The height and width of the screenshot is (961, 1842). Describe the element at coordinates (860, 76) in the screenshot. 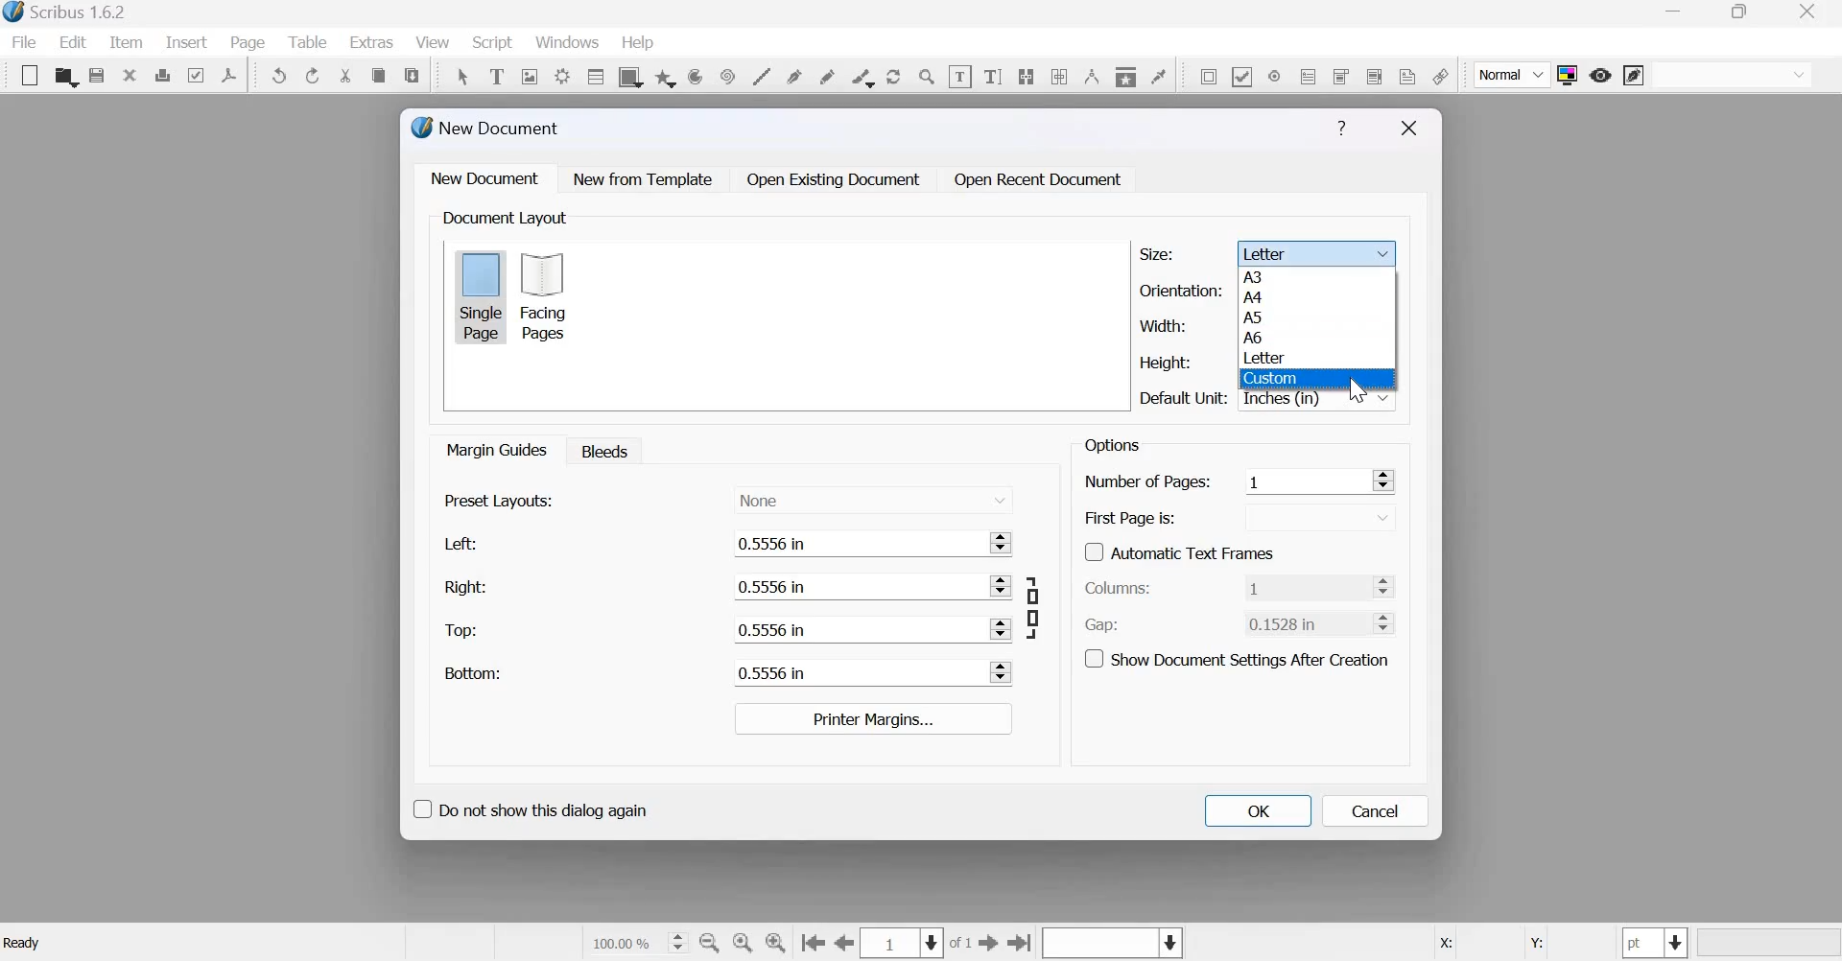

I see `calligraphic line` at that location.